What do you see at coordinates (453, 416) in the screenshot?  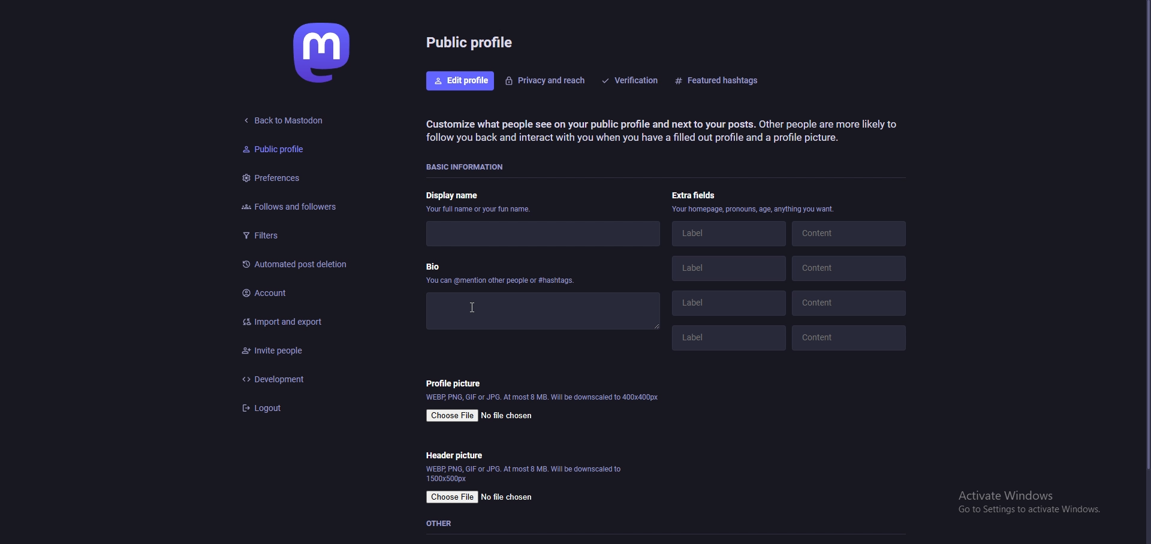 I see `choose file` at bounding box center [453, 416].